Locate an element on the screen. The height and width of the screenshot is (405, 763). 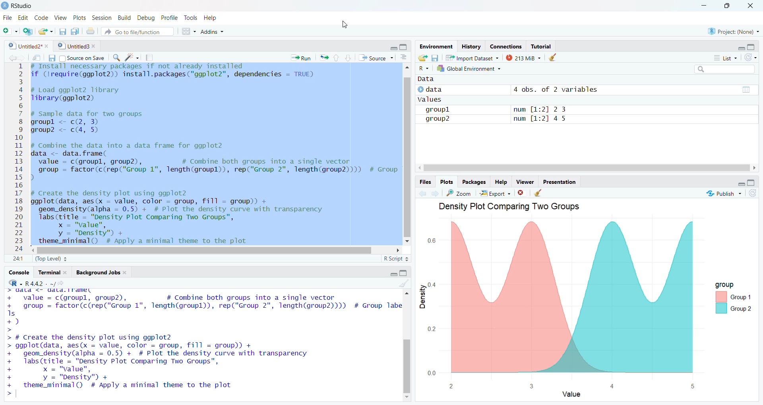
IMPORT DATASET is located at coordinates (473, 58).